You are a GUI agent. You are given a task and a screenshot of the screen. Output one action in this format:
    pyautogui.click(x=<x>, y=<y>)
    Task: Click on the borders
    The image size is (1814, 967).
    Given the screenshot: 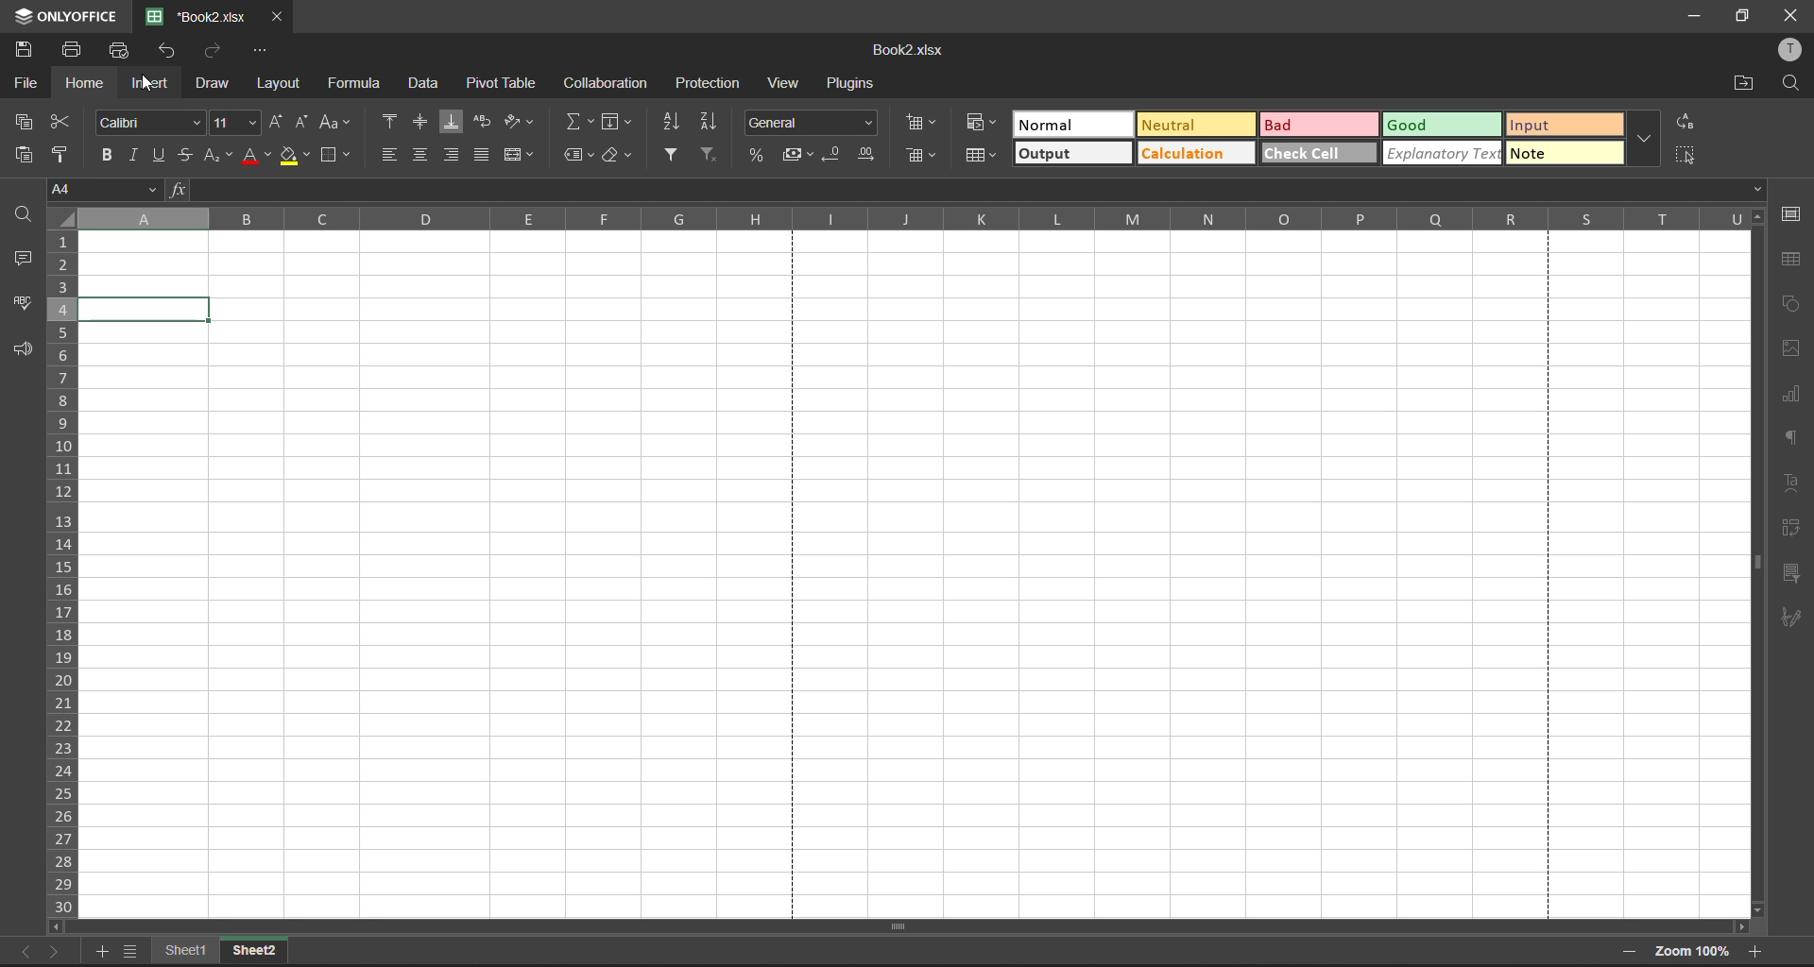 What is the action you would take?
    pyautogui.click(x=336, y=154)
    